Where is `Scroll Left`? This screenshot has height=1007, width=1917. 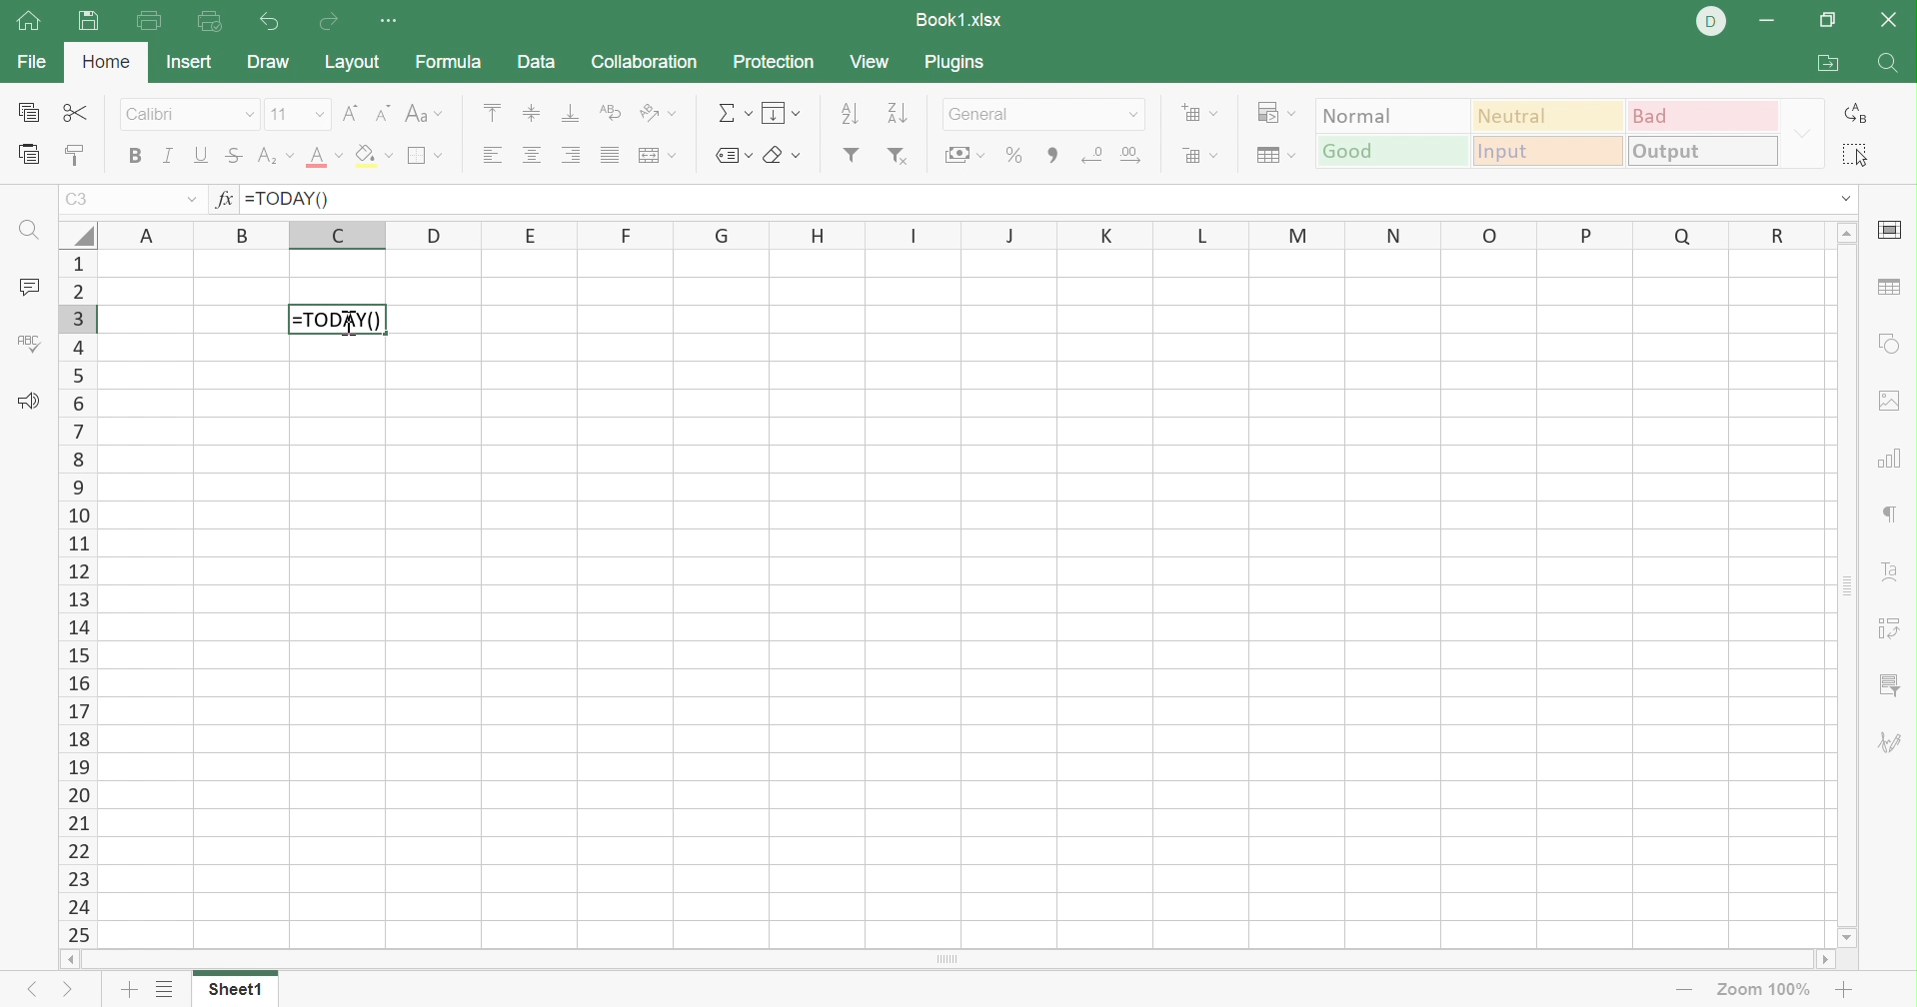 Scroll Left is located at coordinates (179, 2854).